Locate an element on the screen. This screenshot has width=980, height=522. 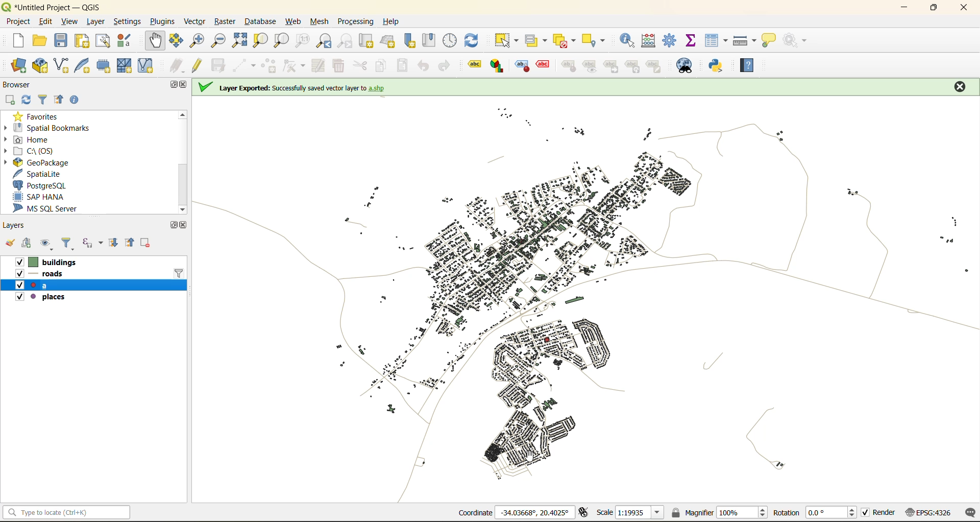
refresh is located at coordinates (477, 38).